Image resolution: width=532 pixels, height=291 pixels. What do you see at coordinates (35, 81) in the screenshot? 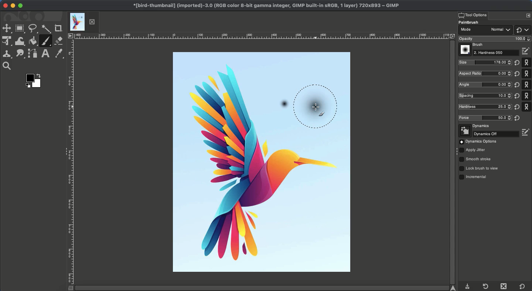
I see `Color` at bounding box center [35, 81].